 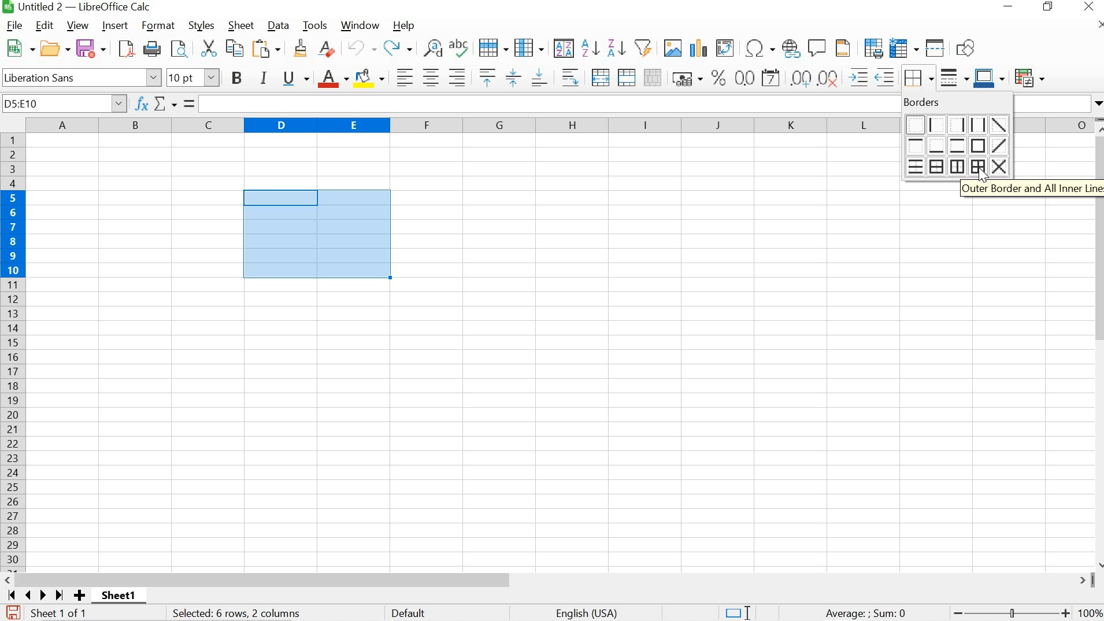 What do you see at coordinates (954, 102) in the screenshot?
I see `borders` at bounding box center [954, 102].